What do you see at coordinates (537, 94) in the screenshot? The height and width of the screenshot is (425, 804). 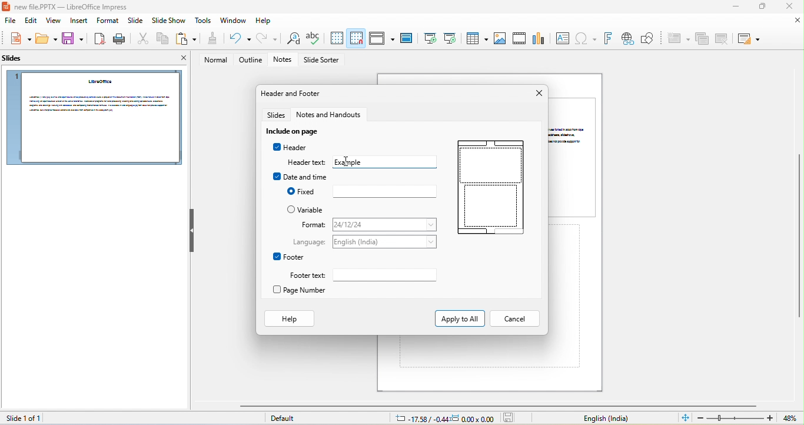 I see `close` at bounding box center [537, 94].